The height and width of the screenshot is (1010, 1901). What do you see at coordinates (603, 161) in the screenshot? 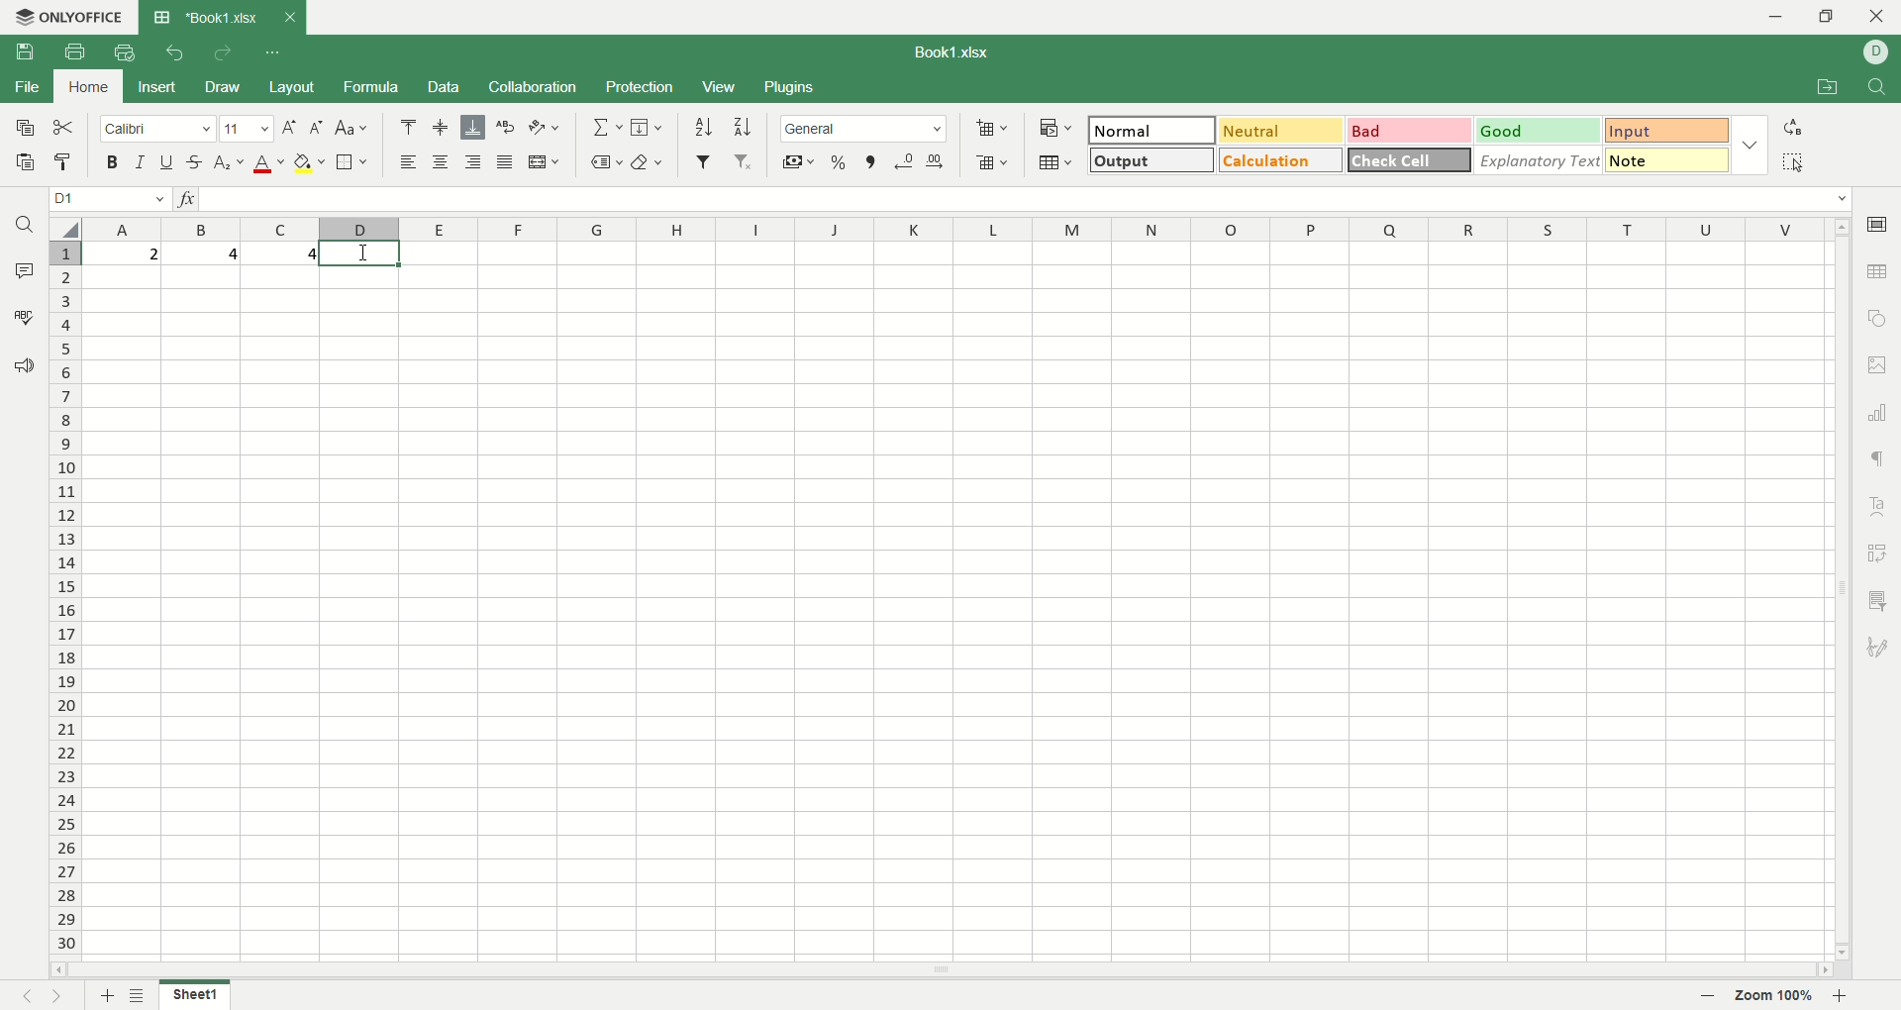
I see `named ranges` at bounding box center [603, 161].